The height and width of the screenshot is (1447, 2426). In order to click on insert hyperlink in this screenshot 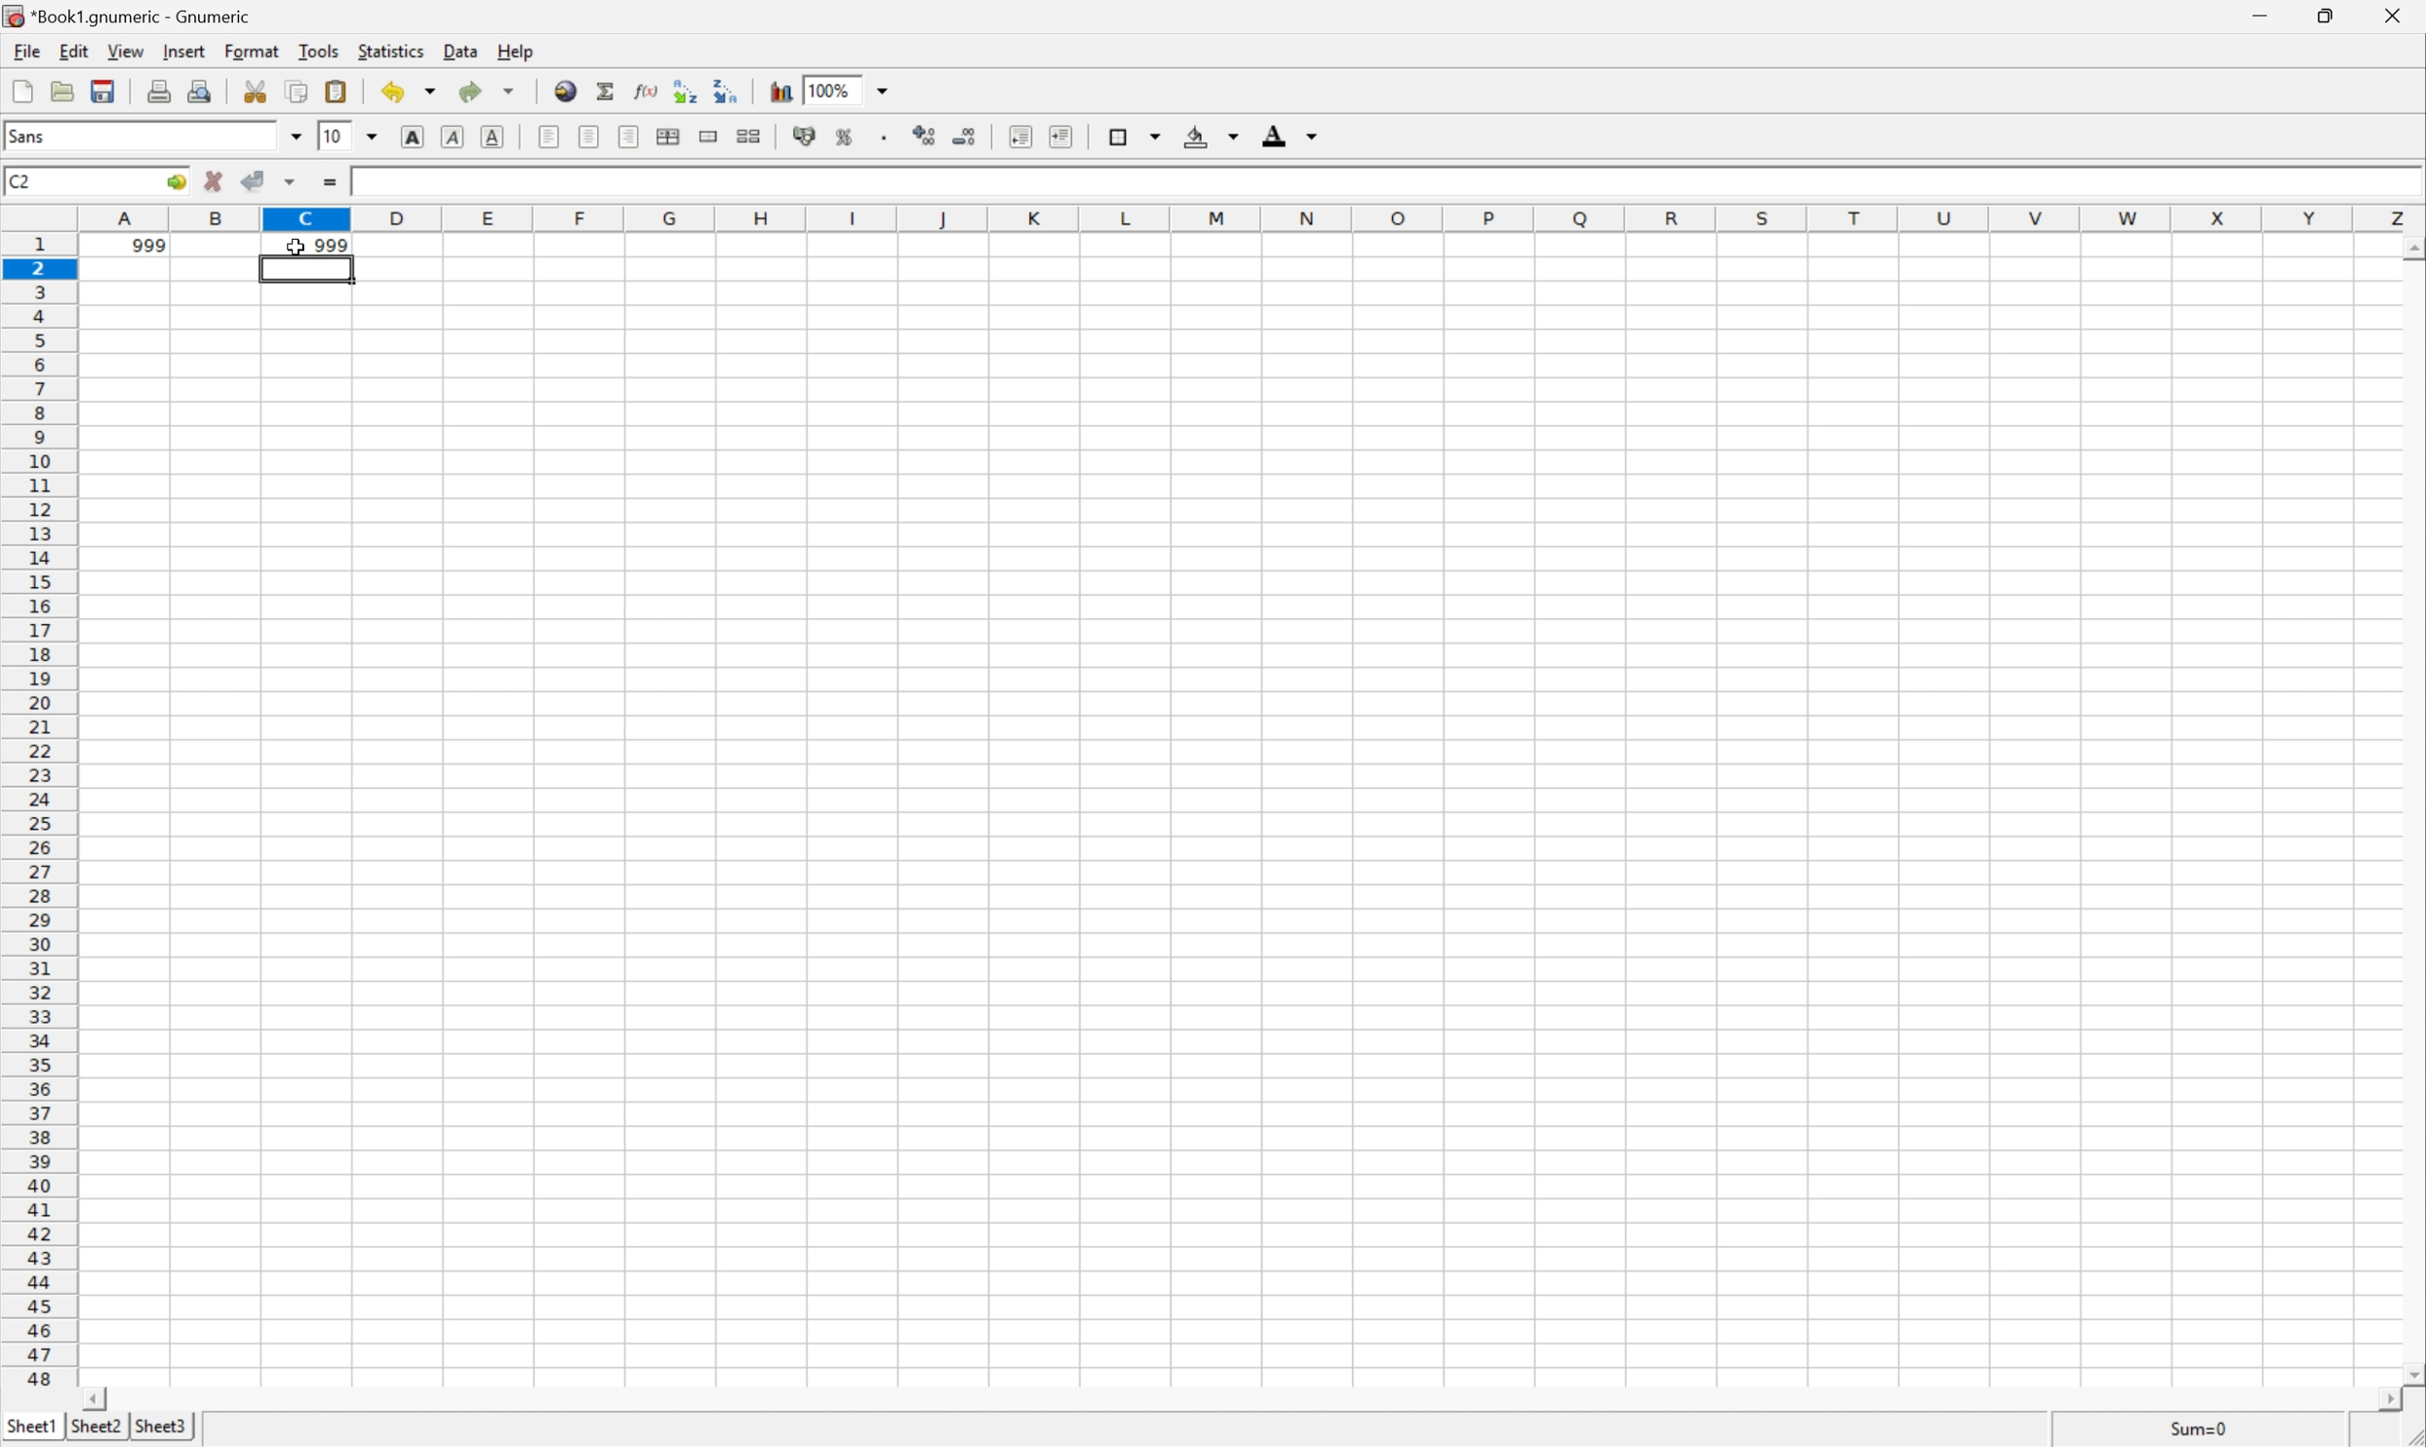, I will do `click(564, 91)`.